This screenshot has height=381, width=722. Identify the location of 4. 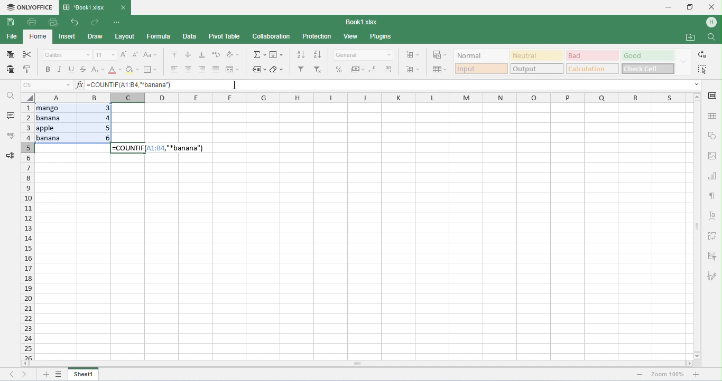
(104, 118).